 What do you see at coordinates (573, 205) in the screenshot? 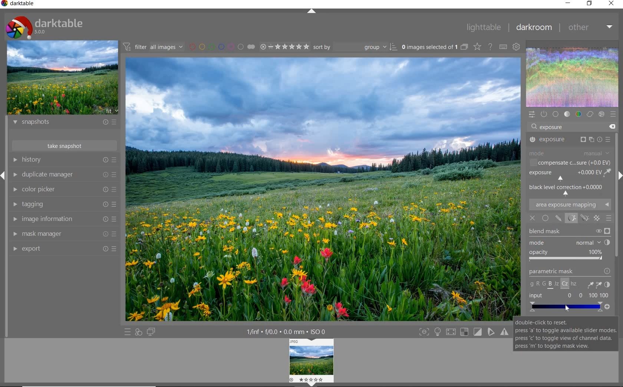
I see `AREA EXPOSURE MAPPING` at bounding box center [573, 205].